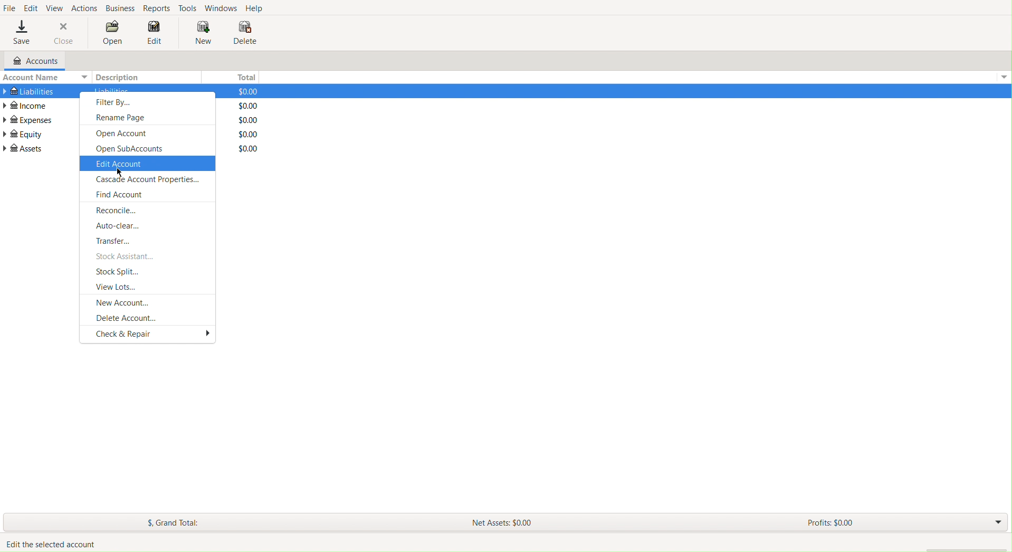 The height and width of the screenshot is (552, 1012). What do you see at coordinates (221, 7) in the screenshot?
I see `Windows` at bounding box center [221, 7].